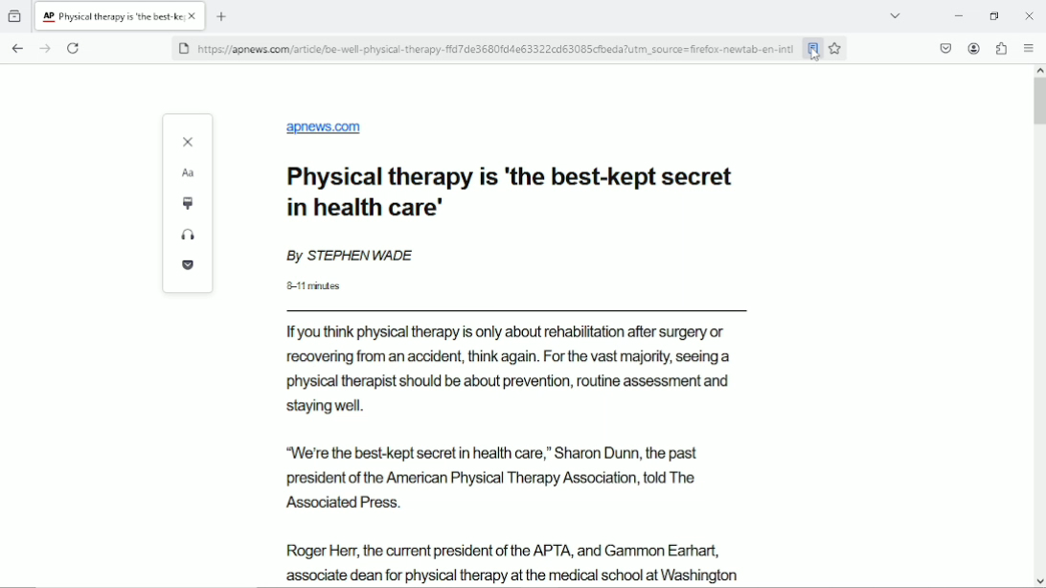 This screenshot has width=1046, height=588. Describe the element at coordinates (814, 56) in the screenshot. I see `cursor` at that location.